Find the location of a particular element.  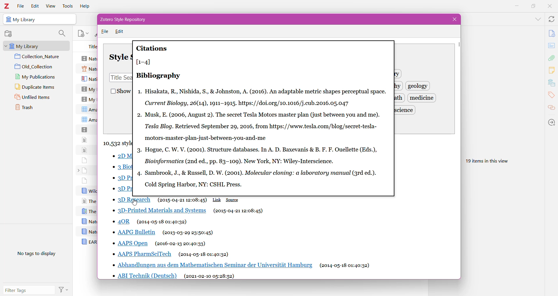

My Library is located at coordinates (35, 45).